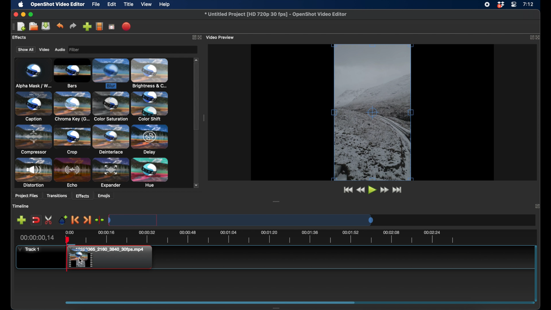 This screenshot has width=551, height=310. What do you see at coordinates (531, 38) in the screenshot?
I see `expand` at bounding box center [531, 38].